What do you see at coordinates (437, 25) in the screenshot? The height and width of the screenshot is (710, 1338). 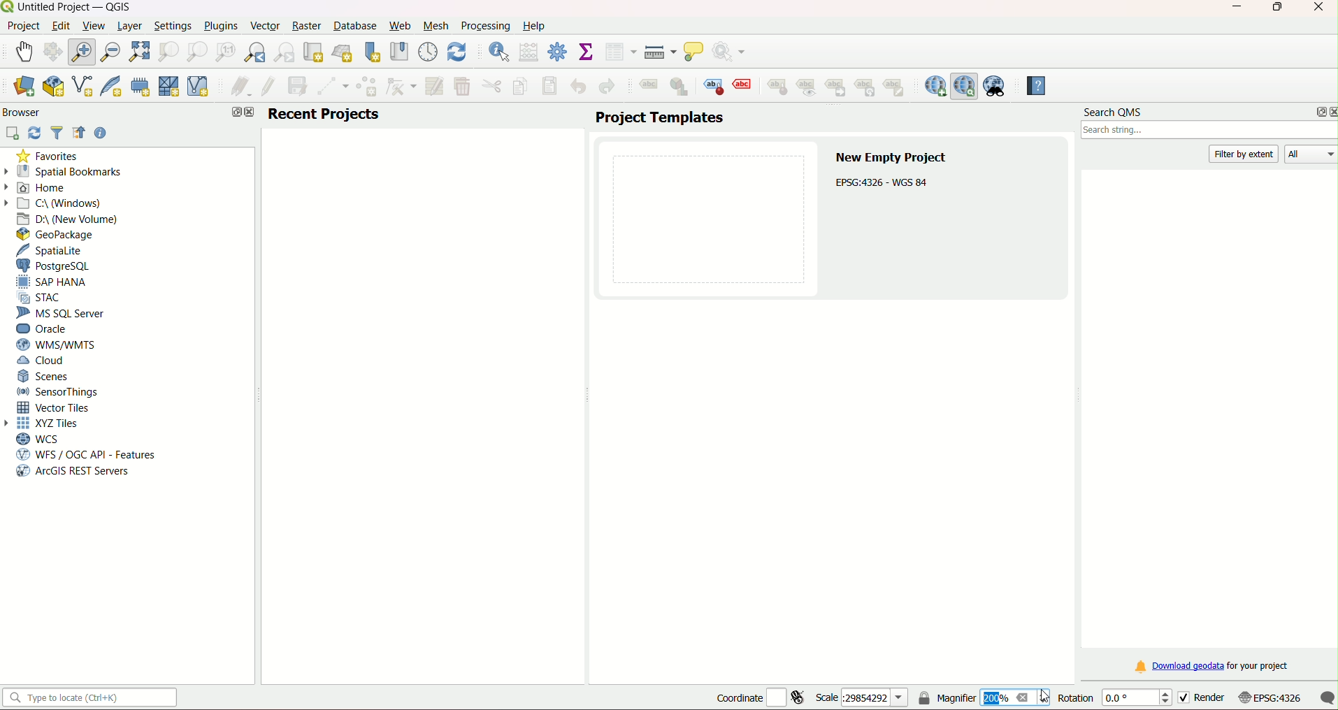 I see `mesh` at bounding box center [437, 25].